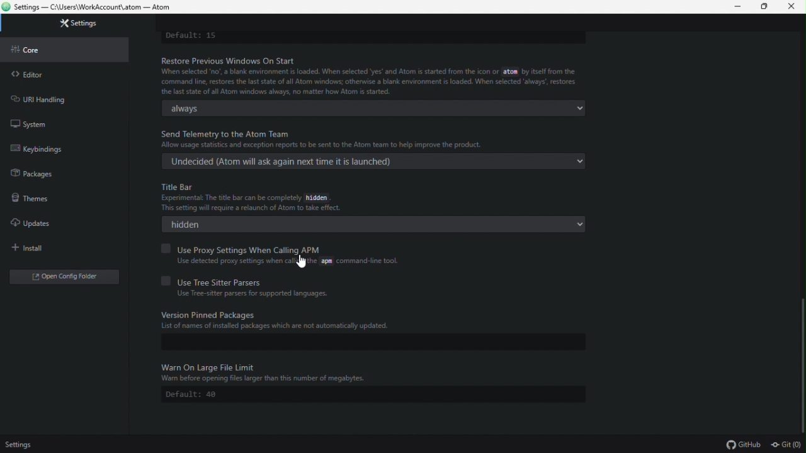  What do you see at coordinates (377, 223) in the screenshot?
I see `hidden` at bounding box center [377, 223].